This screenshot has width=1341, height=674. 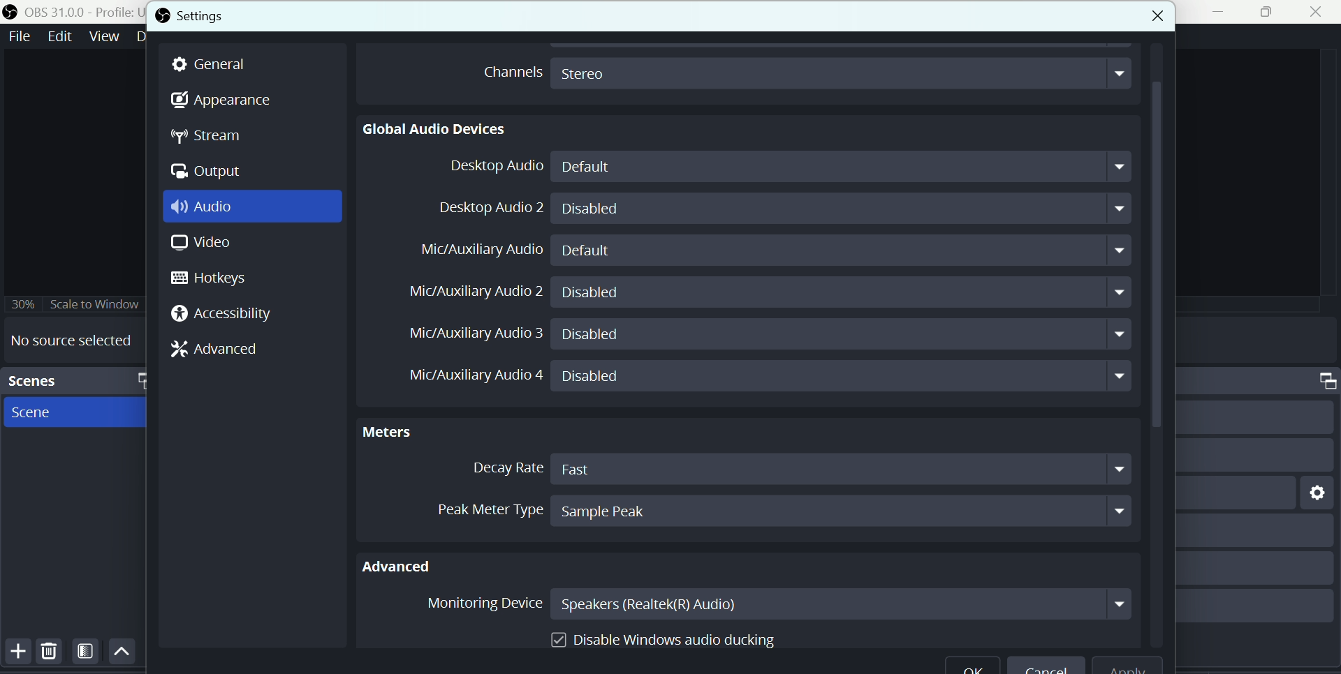 I want to click on No source selected, so click(x=71, y=340).